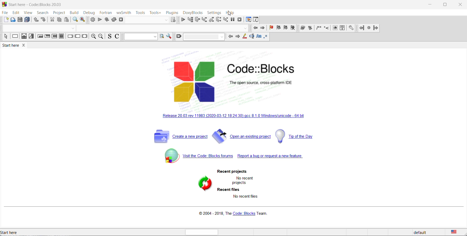 The image size is (467, 236). I want to click on open existing project, so click(242, 136).